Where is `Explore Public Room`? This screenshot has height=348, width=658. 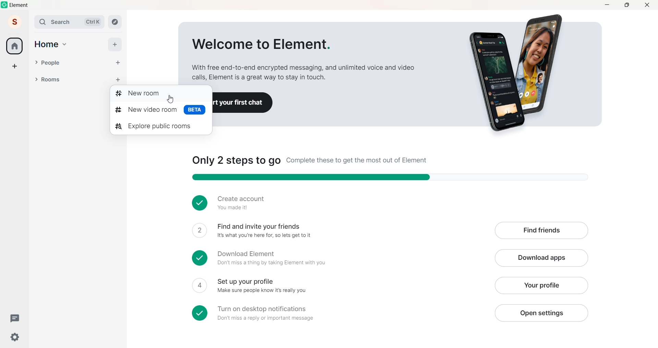 Explore Public Room is located at coordinates (159, 126).